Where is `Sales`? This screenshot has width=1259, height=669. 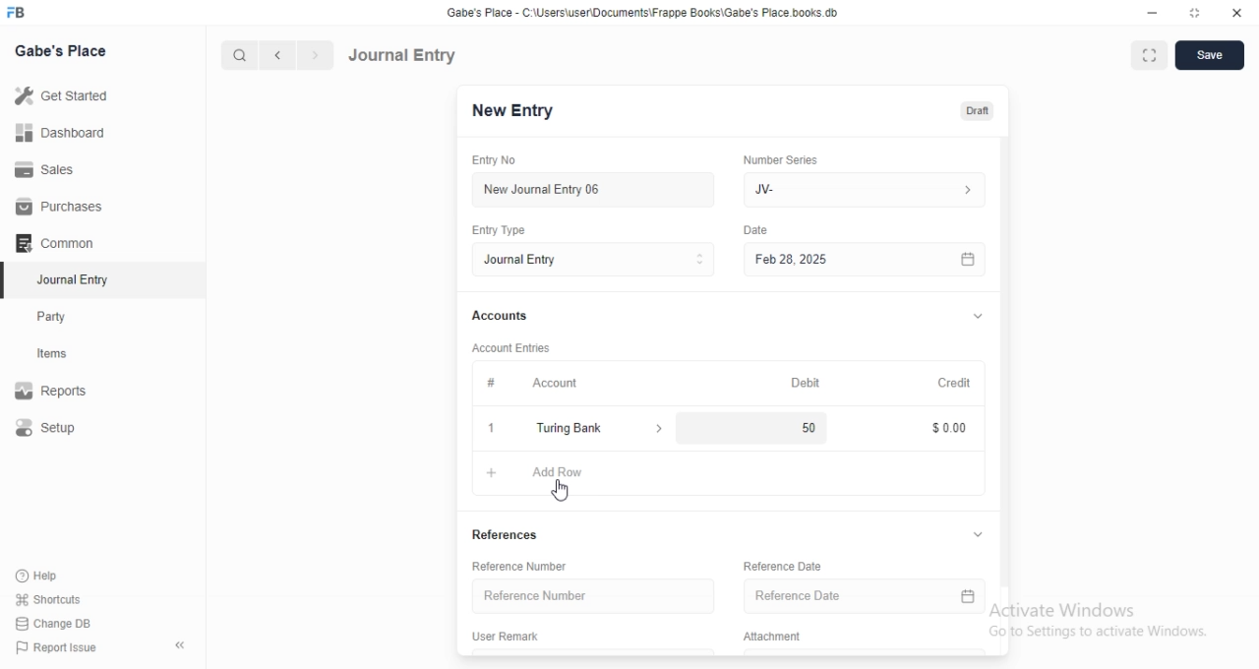
Sales is located at coordinates (63, 168).